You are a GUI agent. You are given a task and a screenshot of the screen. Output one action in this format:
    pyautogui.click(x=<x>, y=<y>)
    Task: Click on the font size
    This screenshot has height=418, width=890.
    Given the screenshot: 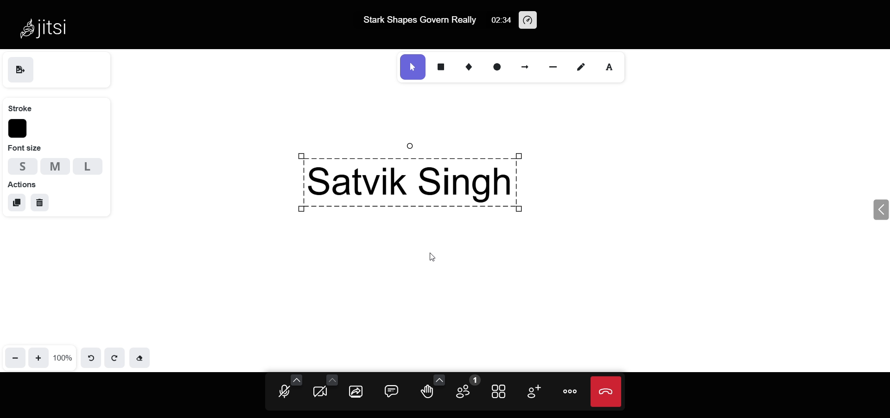 What is the action you would take?
    pyautogui.click(x=25, y=148)
    